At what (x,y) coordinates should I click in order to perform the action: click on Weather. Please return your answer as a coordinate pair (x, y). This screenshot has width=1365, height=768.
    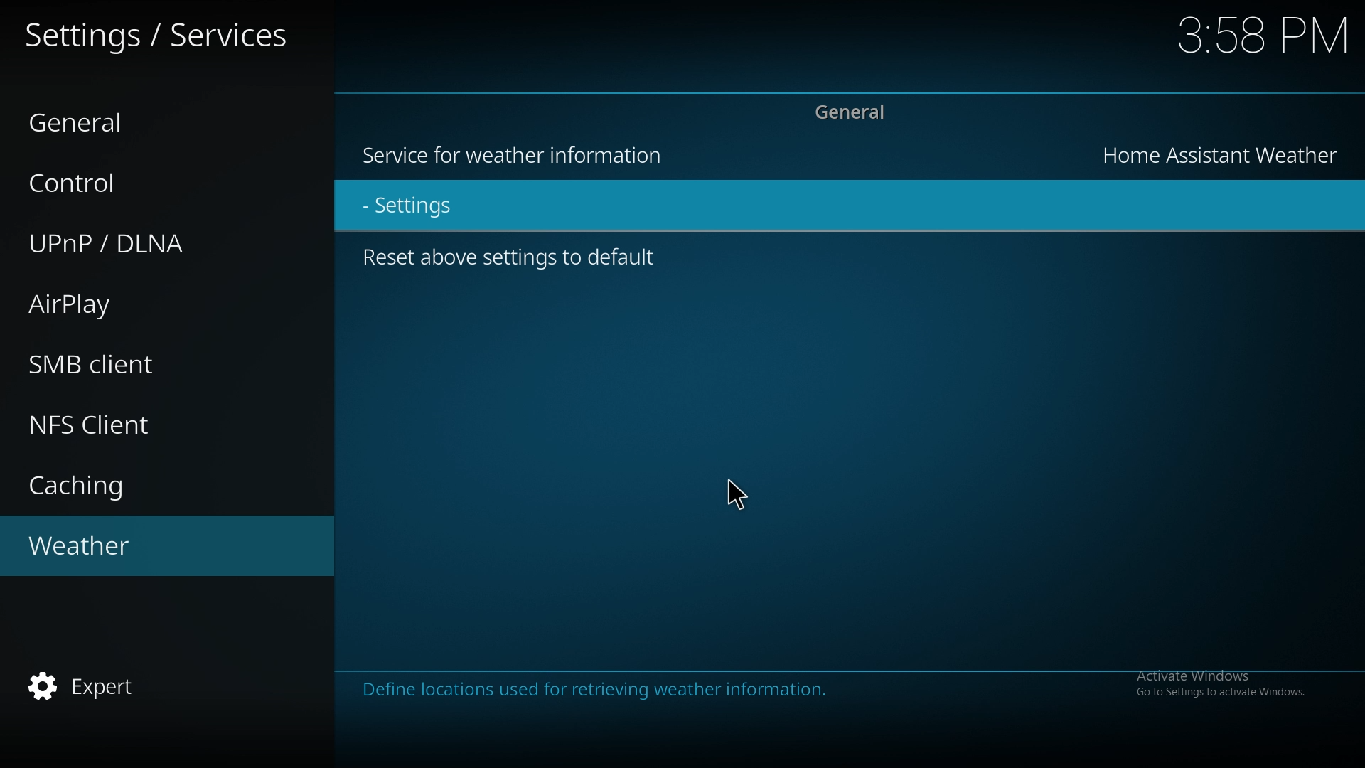
    Looking at the image, I should click on (111, 550).